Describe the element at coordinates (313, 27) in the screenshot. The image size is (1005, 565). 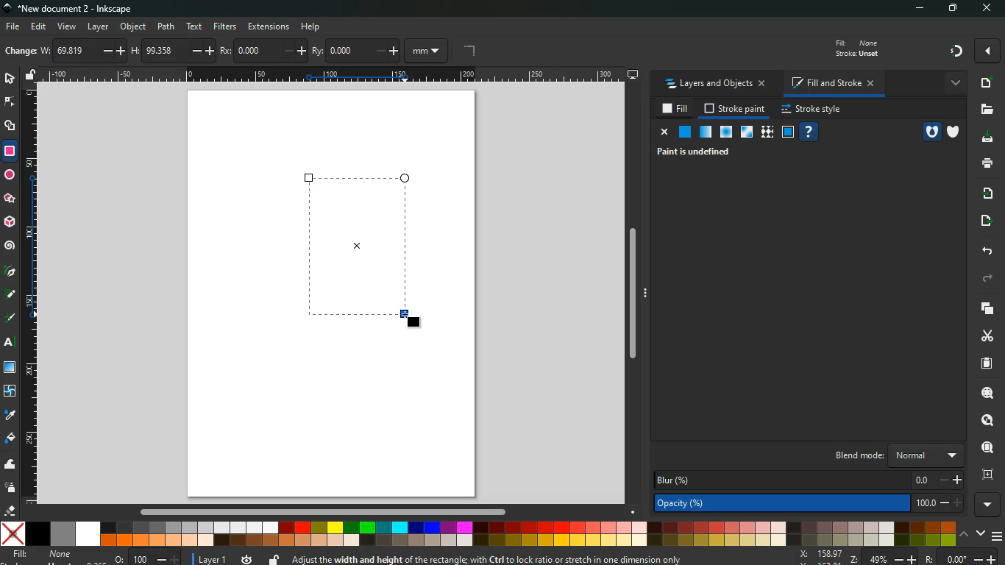
I see `help` at that location.